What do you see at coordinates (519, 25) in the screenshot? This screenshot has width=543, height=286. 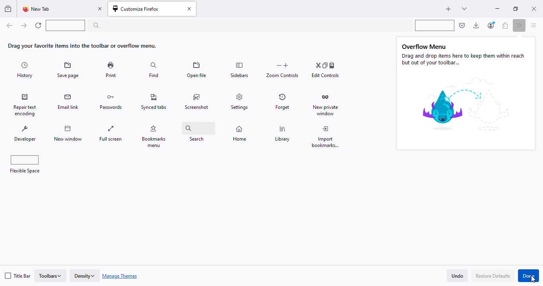 I see `more tools` at bounding box center [519, 25].